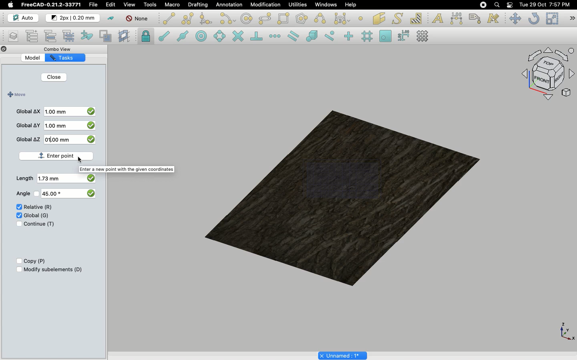 The width and height of the screenshot is (577, 360). What do you see at coordinates (298, 5) in the screenshot?
I see `Utilities` at bounding box center [298, 5].